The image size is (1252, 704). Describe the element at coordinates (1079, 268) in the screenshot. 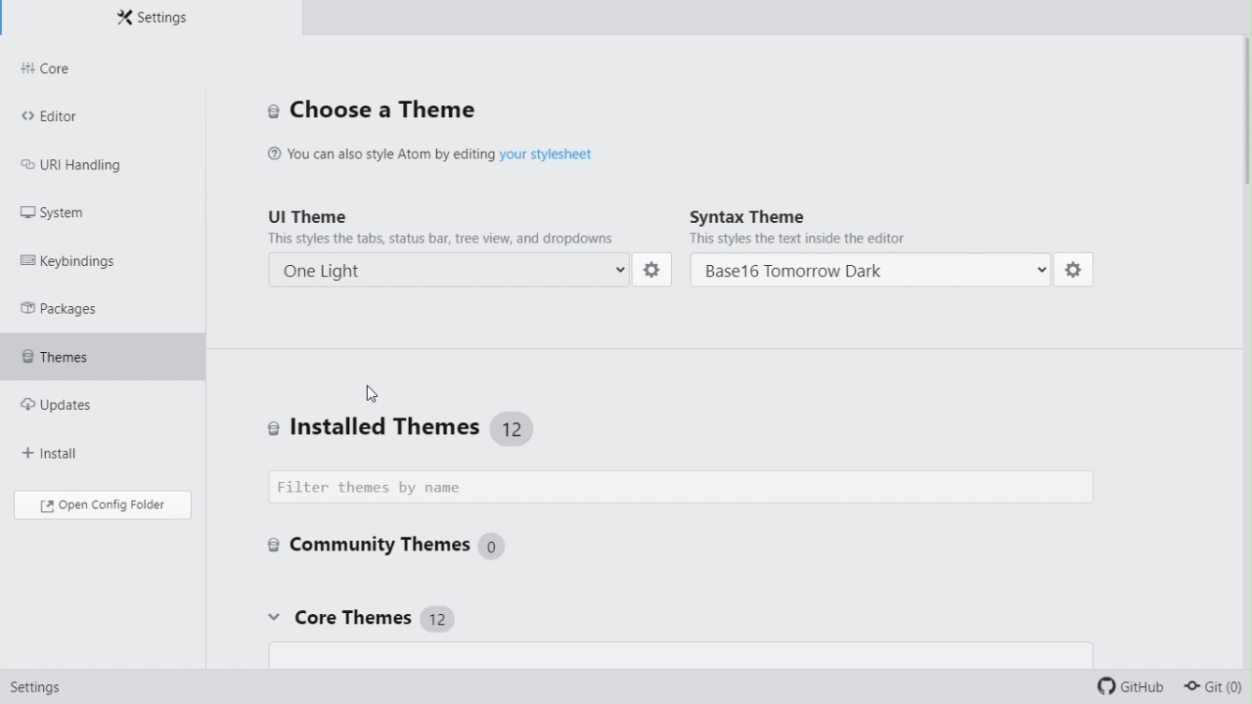

I see `settings` at that location.